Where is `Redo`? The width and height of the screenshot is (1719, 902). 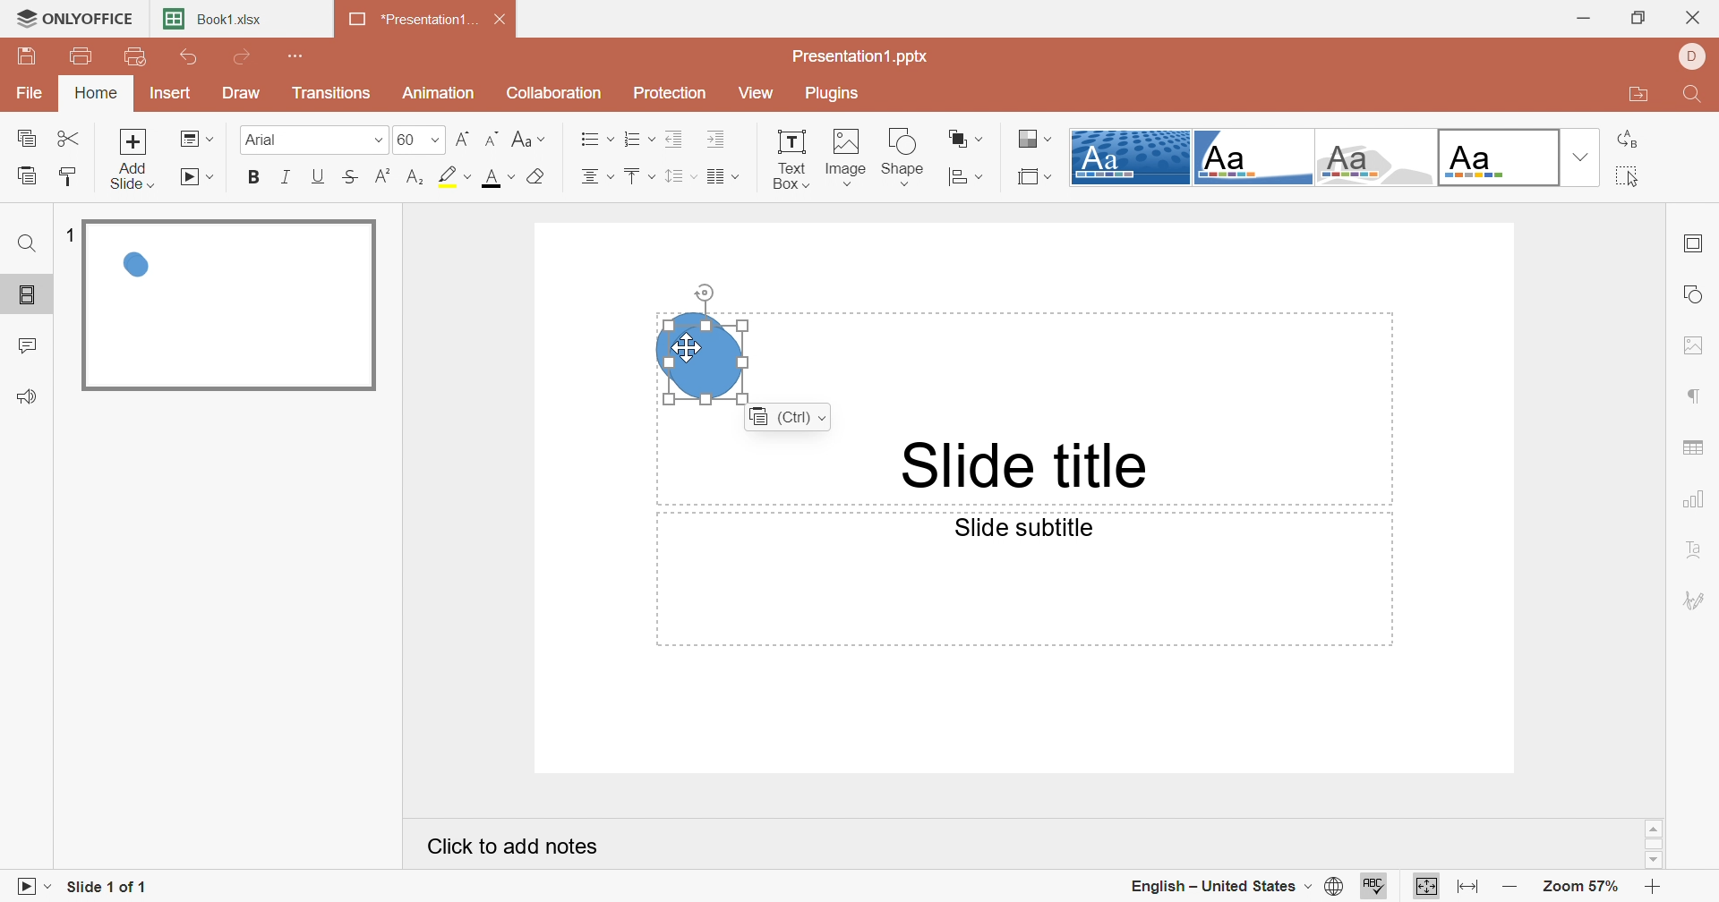 Redo is located at coordinates (244, 57).